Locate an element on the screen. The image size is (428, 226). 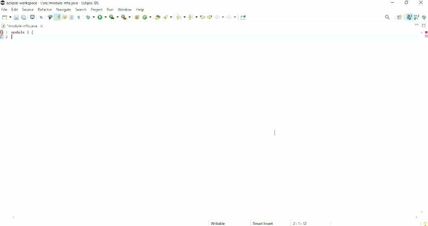
Cursor is located at coordinates (276, 133).